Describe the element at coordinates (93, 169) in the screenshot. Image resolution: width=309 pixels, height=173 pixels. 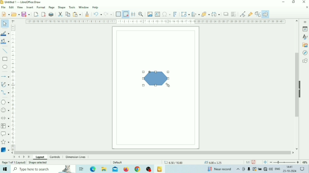
I see `Microsoft Edge` at that location.